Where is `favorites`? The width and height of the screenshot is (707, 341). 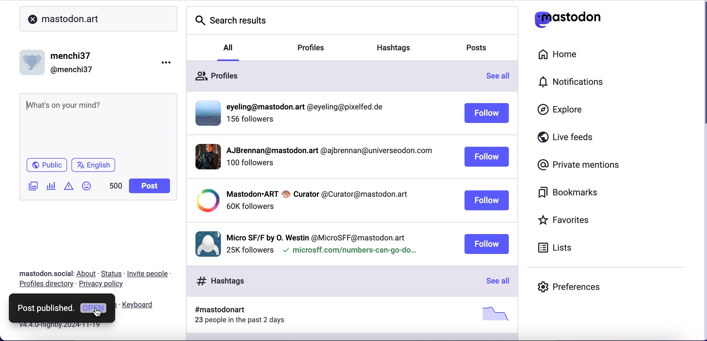 favorites is located at coordinates (566, 222).